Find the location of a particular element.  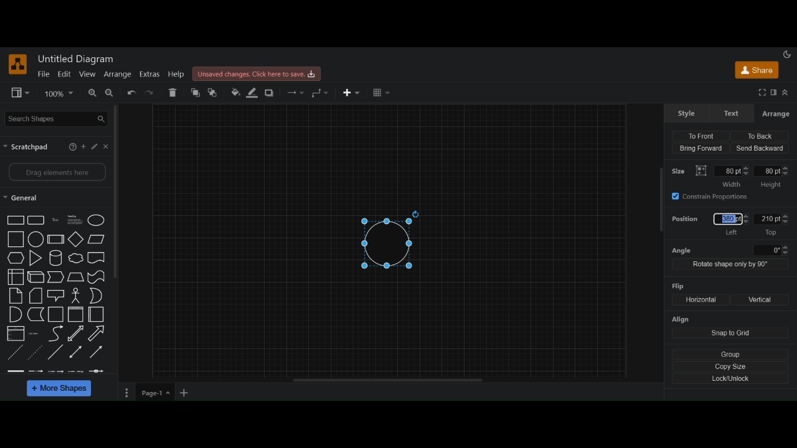

extras is located at coordinates (149, 75).